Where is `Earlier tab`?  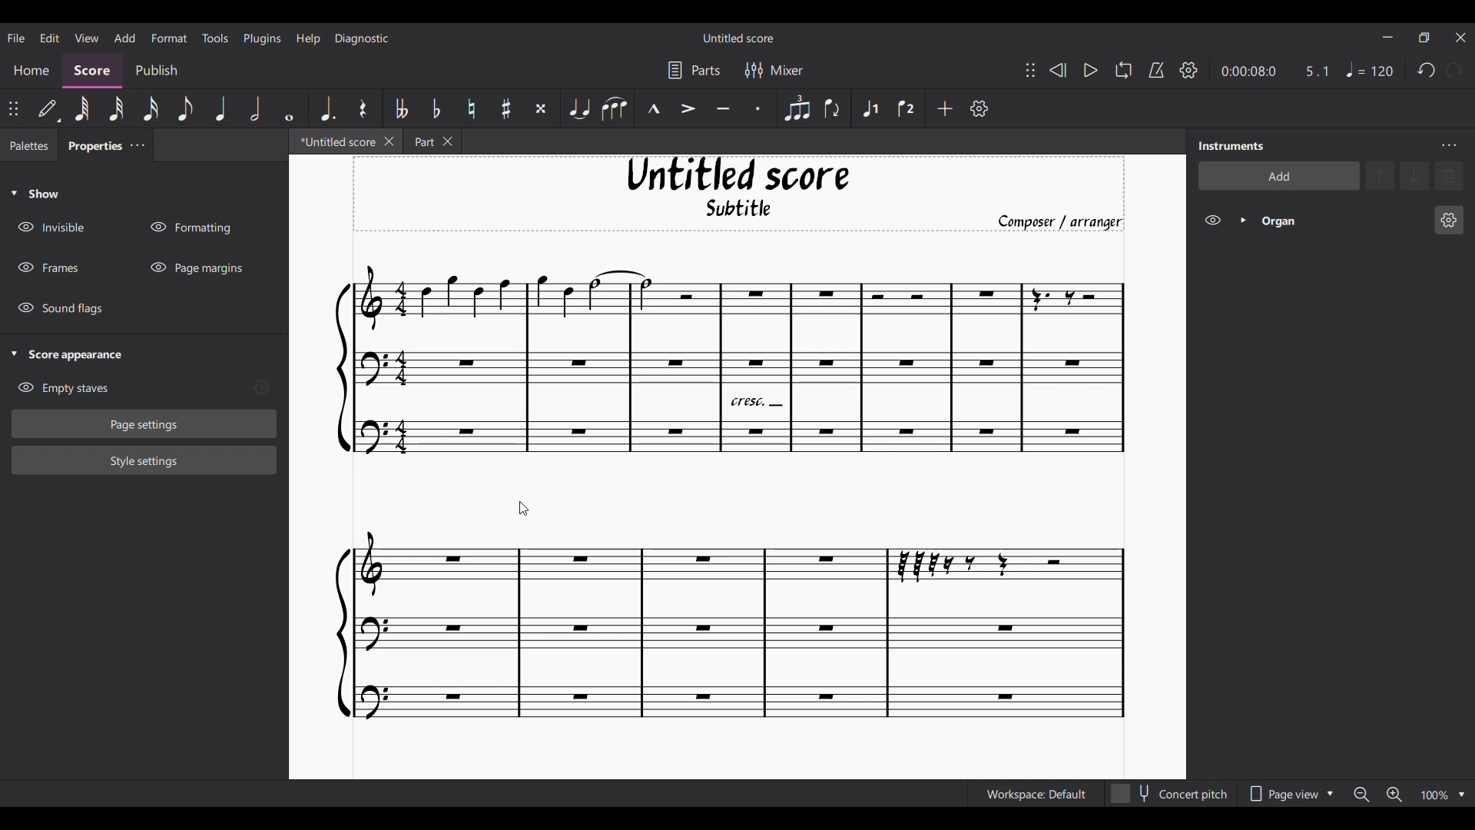
Earlier tab is located at coordinates (432, 141).